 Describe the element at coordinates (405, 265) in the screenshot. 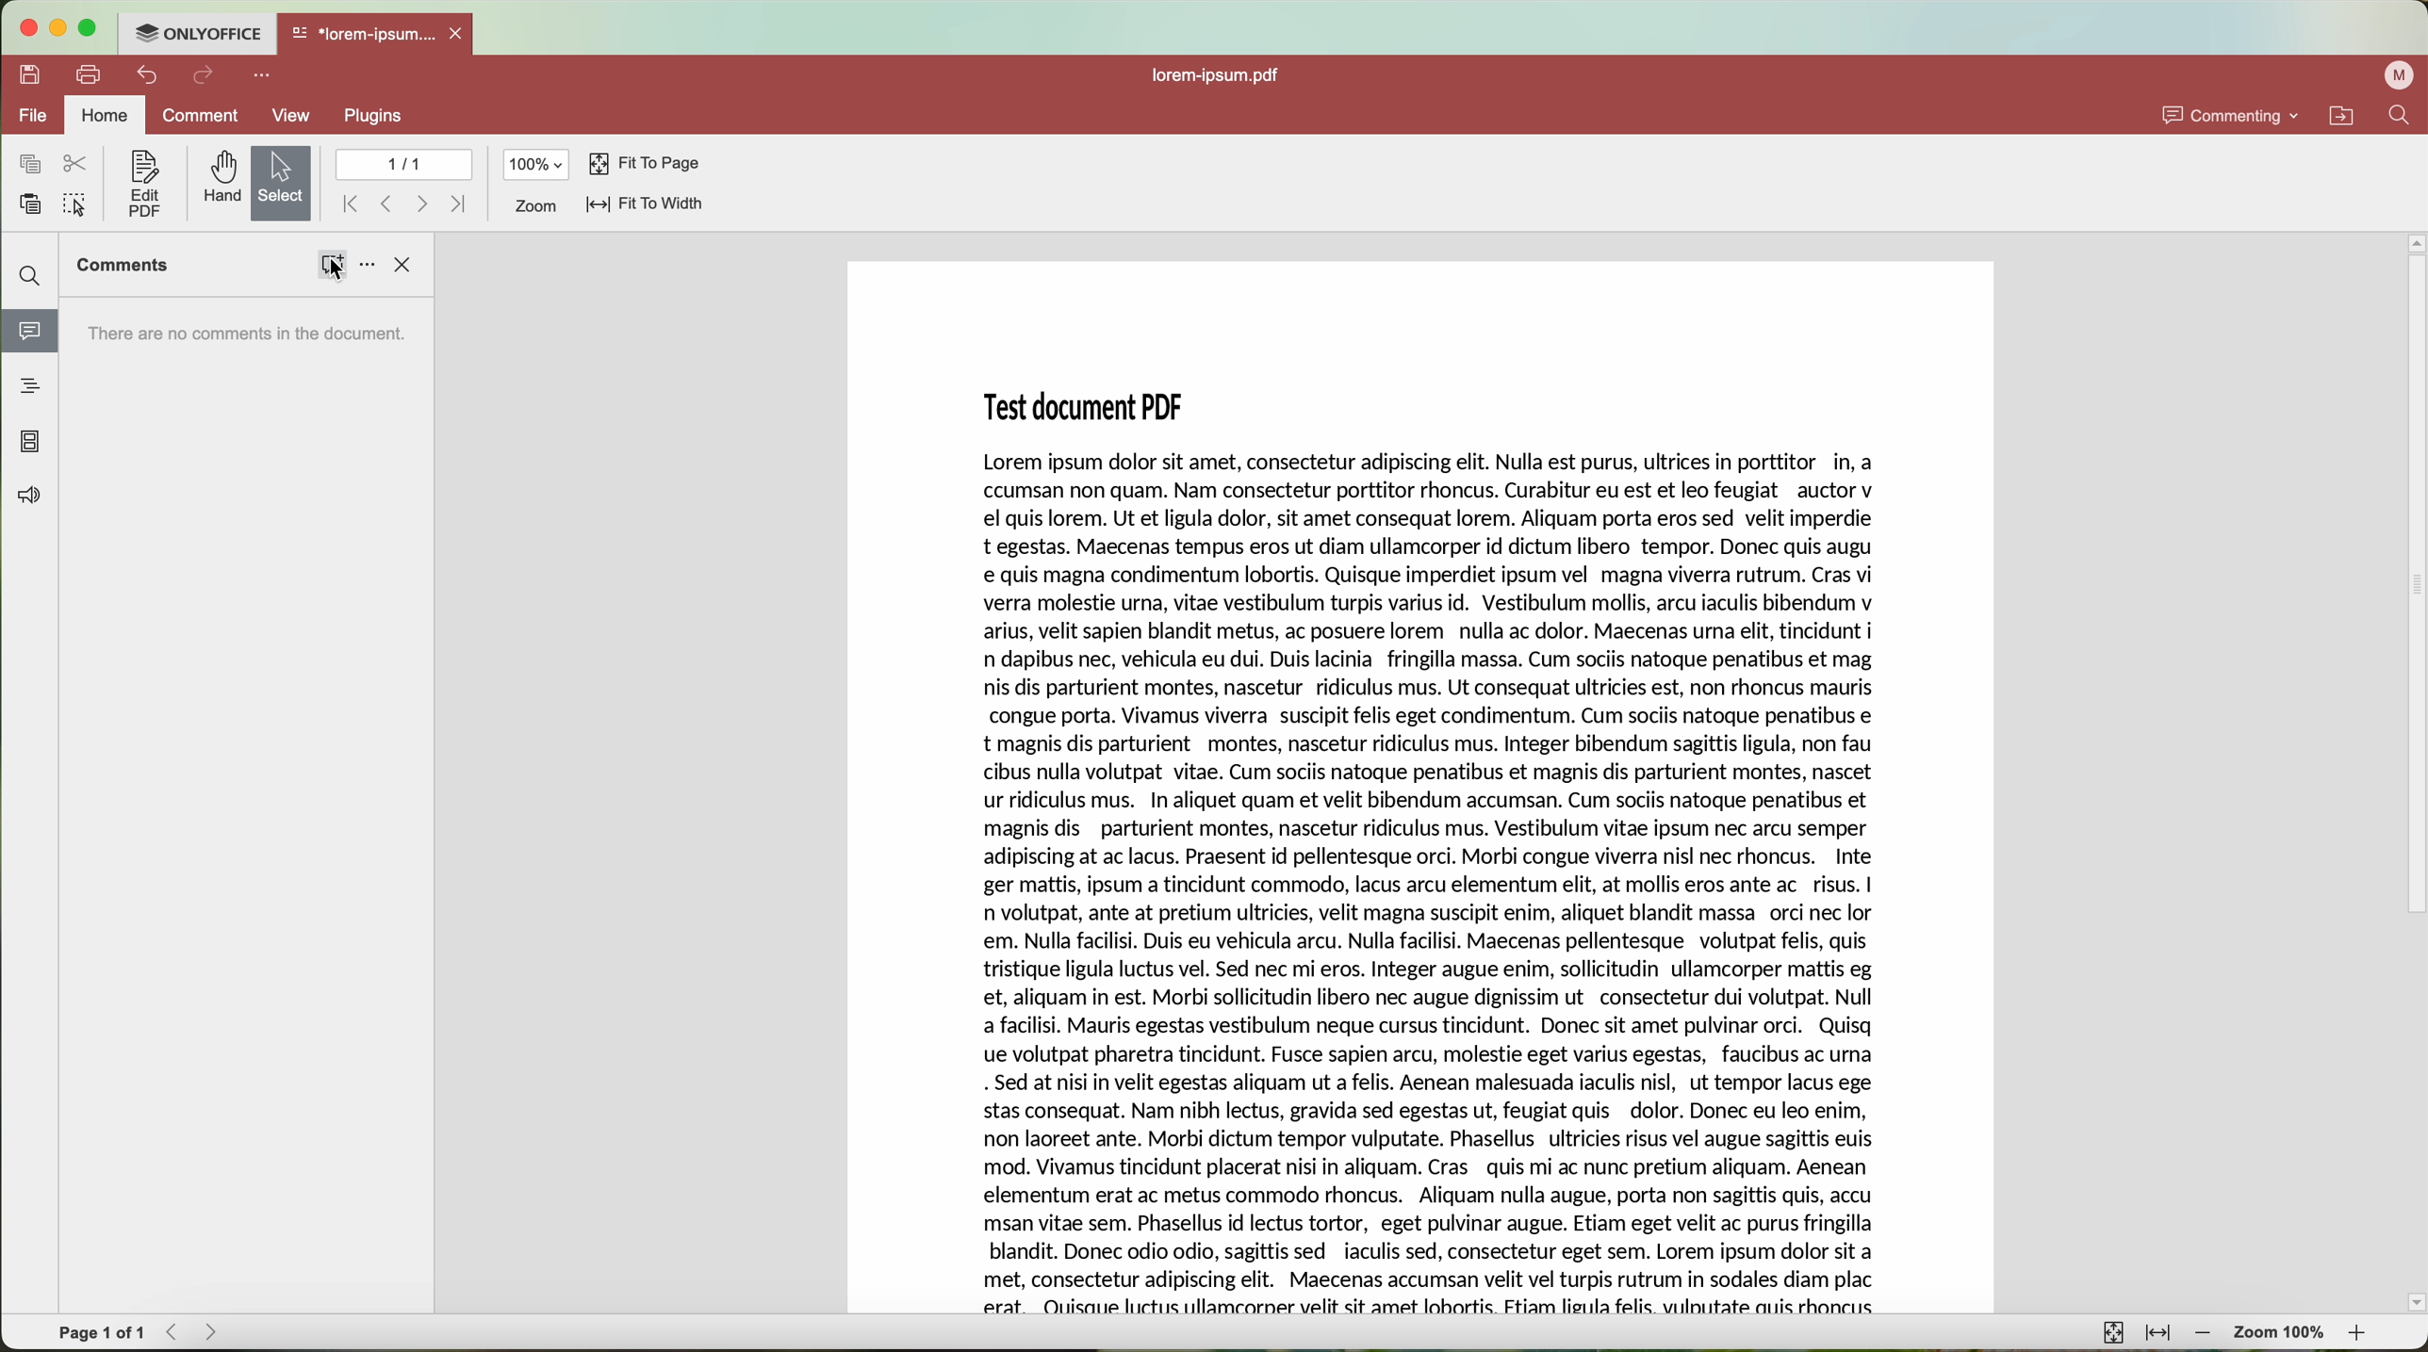

I see `close side bar` at that location.